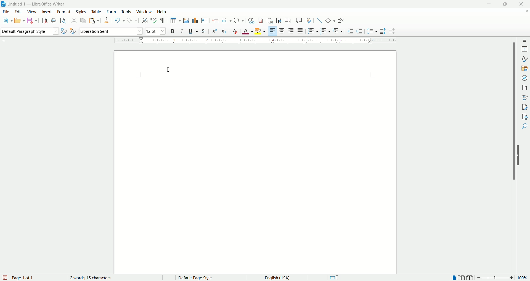 The image size is (530, 281). I want to click on font size, so click(156, 32).